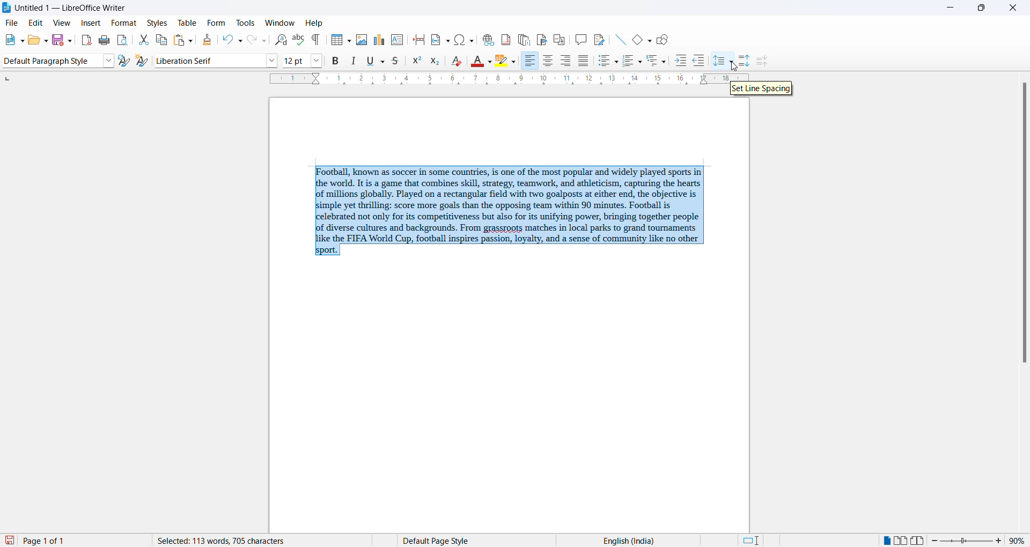 The height and width of the screenshot is (547, 1030). Describe the element at coordinates (511, 210) in the screenshot. I see `selected paragraph` at that location.